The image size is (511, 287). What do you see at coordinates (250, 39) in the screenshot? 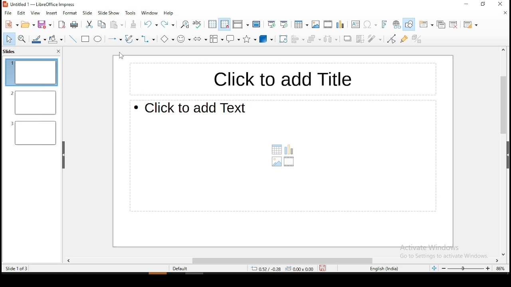
I see `stars and banners` at bounding box center [250, 39].